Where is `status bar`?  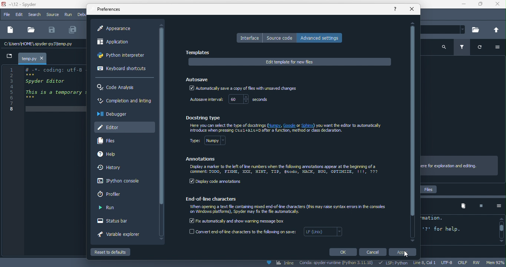 status bar is located at coordinates (117, 221).